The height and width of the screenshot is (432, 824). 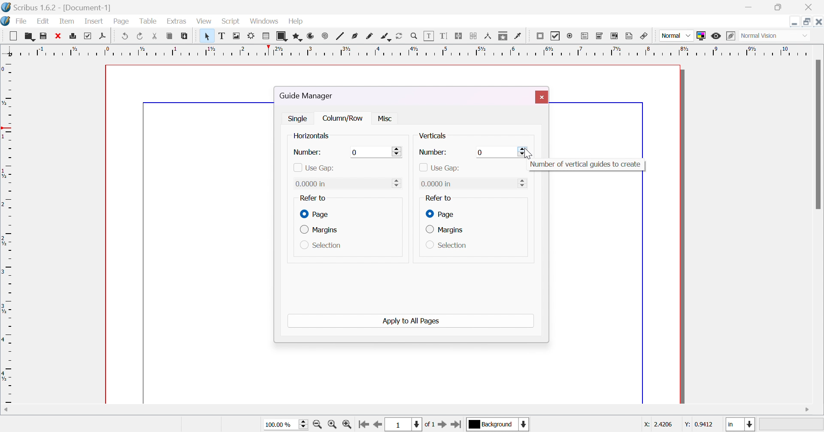 I want to click on select current layer, so click(x=491, y=424).